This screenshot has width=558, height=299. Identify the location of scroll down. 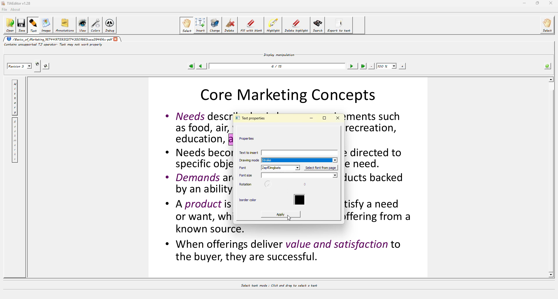
(552, 275).